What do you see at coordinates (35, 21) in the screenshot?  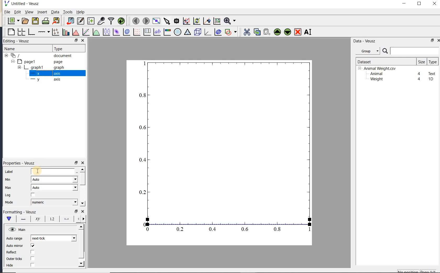 I see `save the document` at bounding box center [35, 21].